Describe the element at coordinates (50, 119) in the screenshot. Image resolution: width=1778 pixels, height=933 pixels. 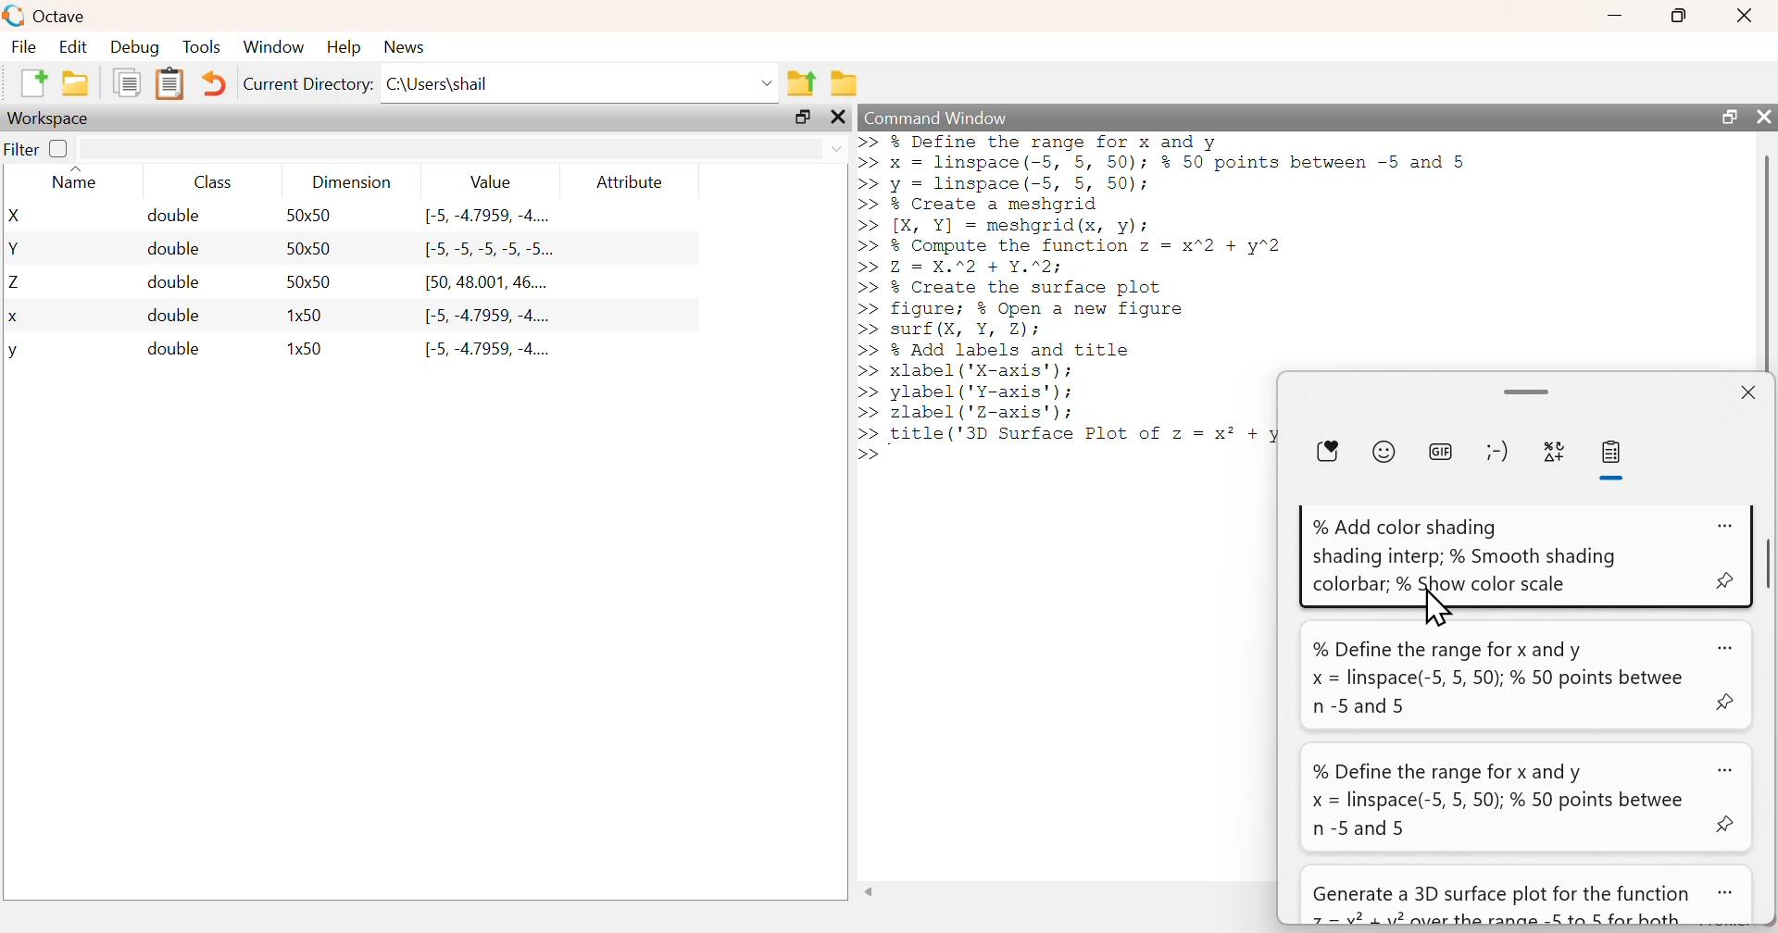
I see `Workspace` at that location.